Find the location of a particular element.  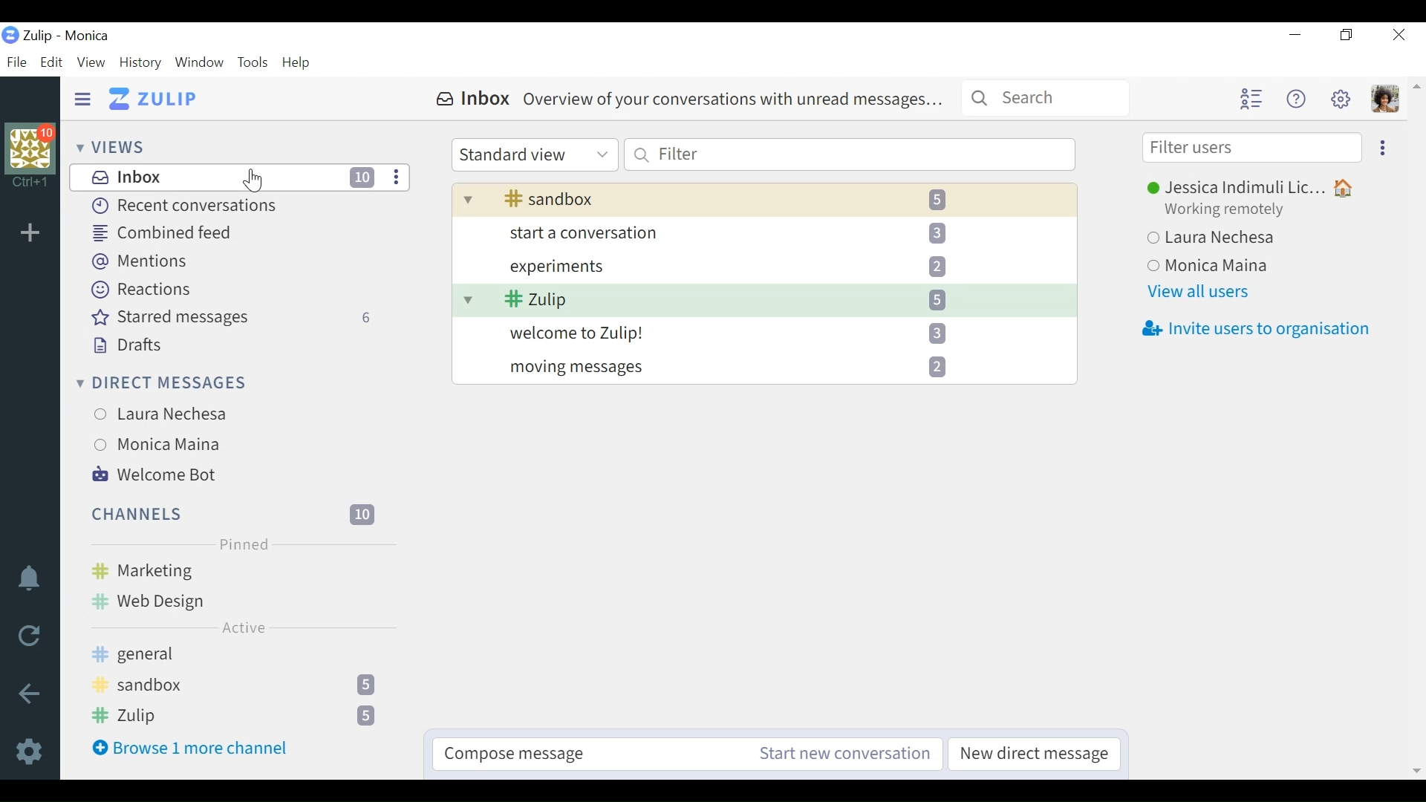

Start new conversations is located at coordinates (841, 756).